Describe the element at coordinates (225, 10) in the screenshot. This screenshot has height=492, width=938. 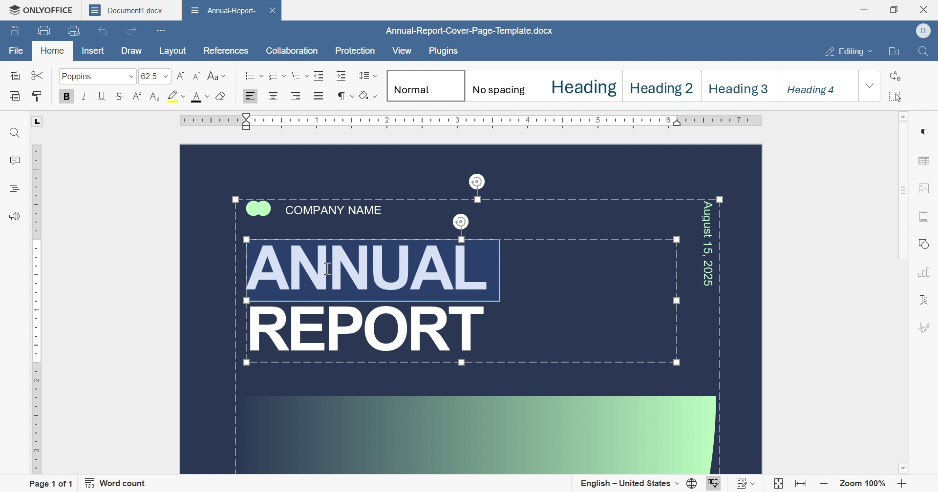
I see `Document name` at that location.